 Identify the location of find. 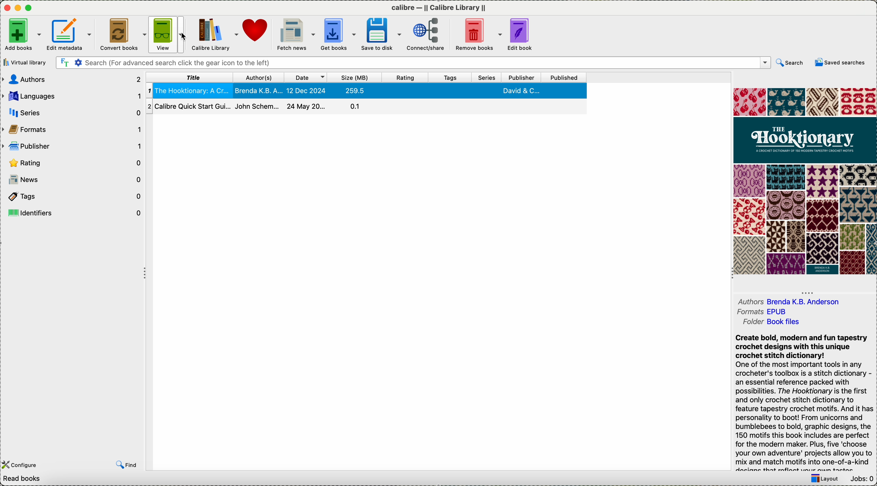
(127, 463).